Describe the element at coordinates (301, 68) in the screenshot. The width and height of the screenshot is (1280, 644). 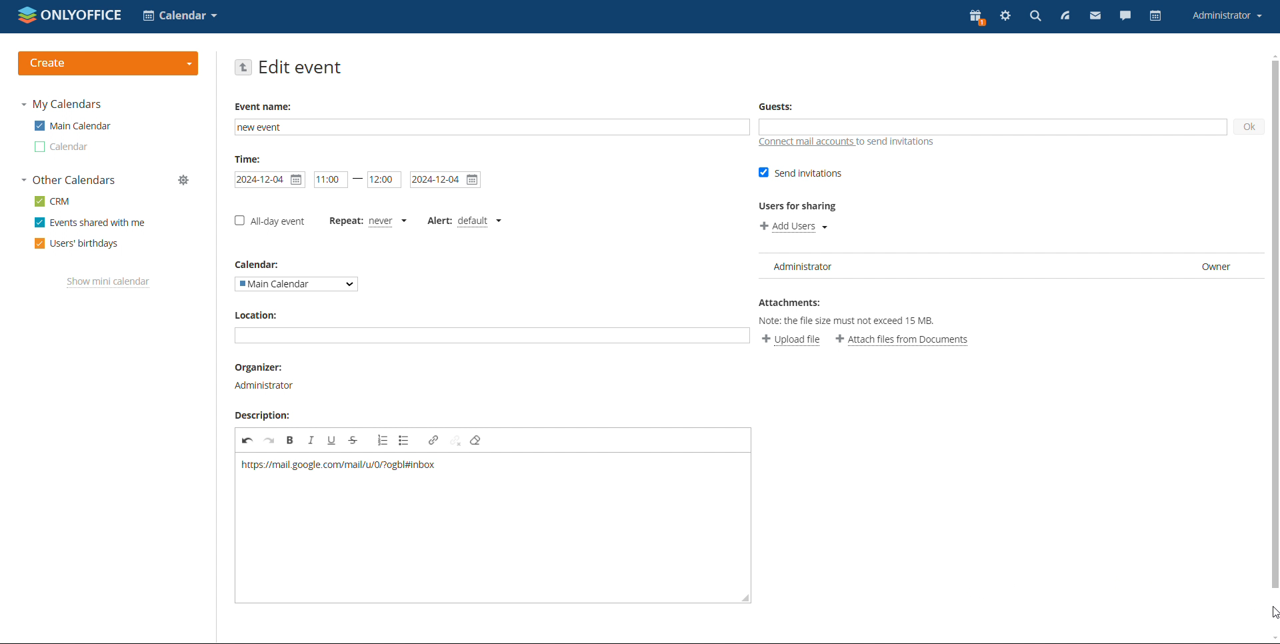
I see `edit event` at that location.